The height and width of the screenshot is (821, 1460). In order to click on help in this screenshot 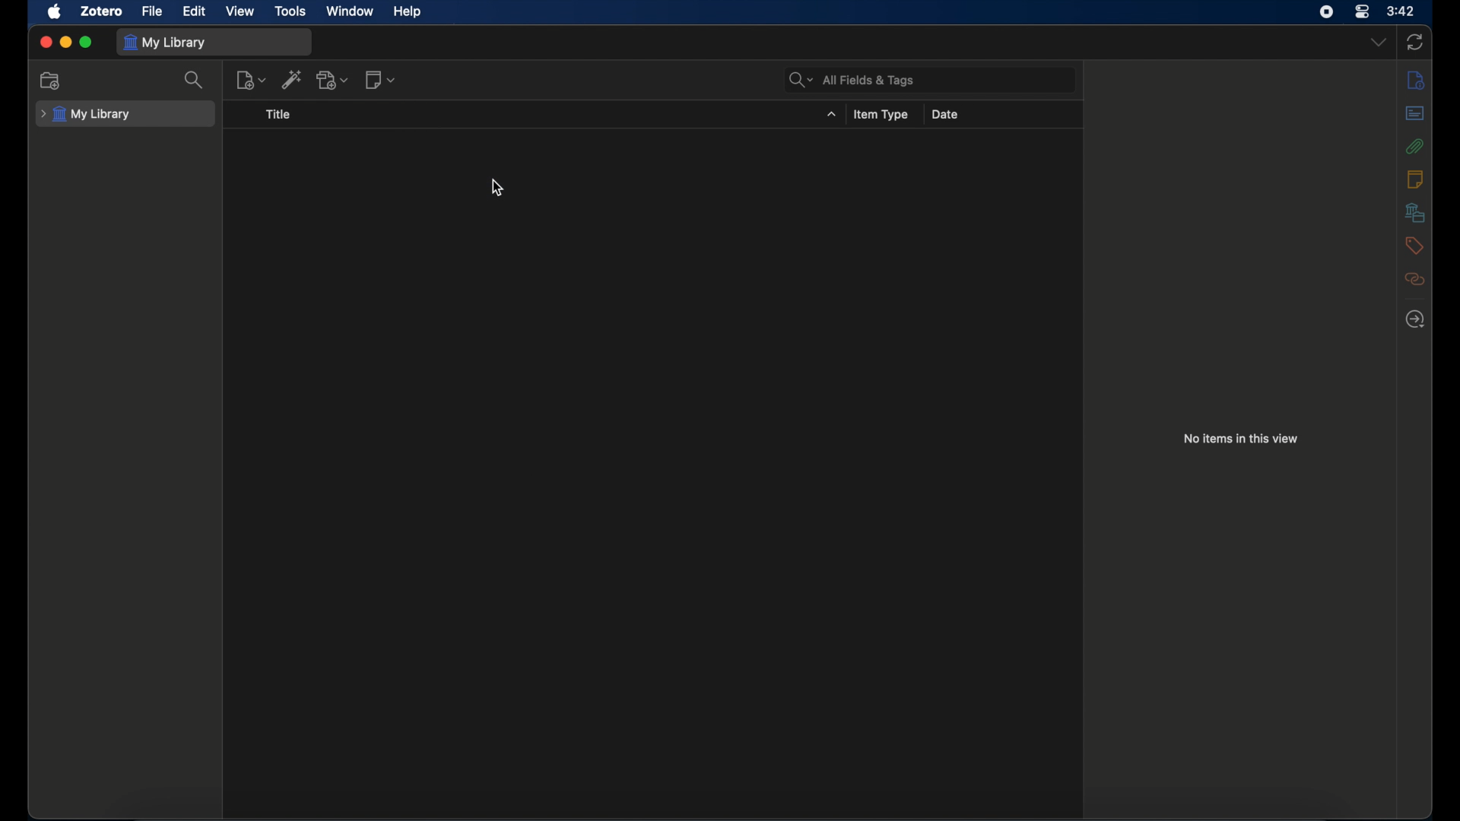, I will do `click(407, 12)`.